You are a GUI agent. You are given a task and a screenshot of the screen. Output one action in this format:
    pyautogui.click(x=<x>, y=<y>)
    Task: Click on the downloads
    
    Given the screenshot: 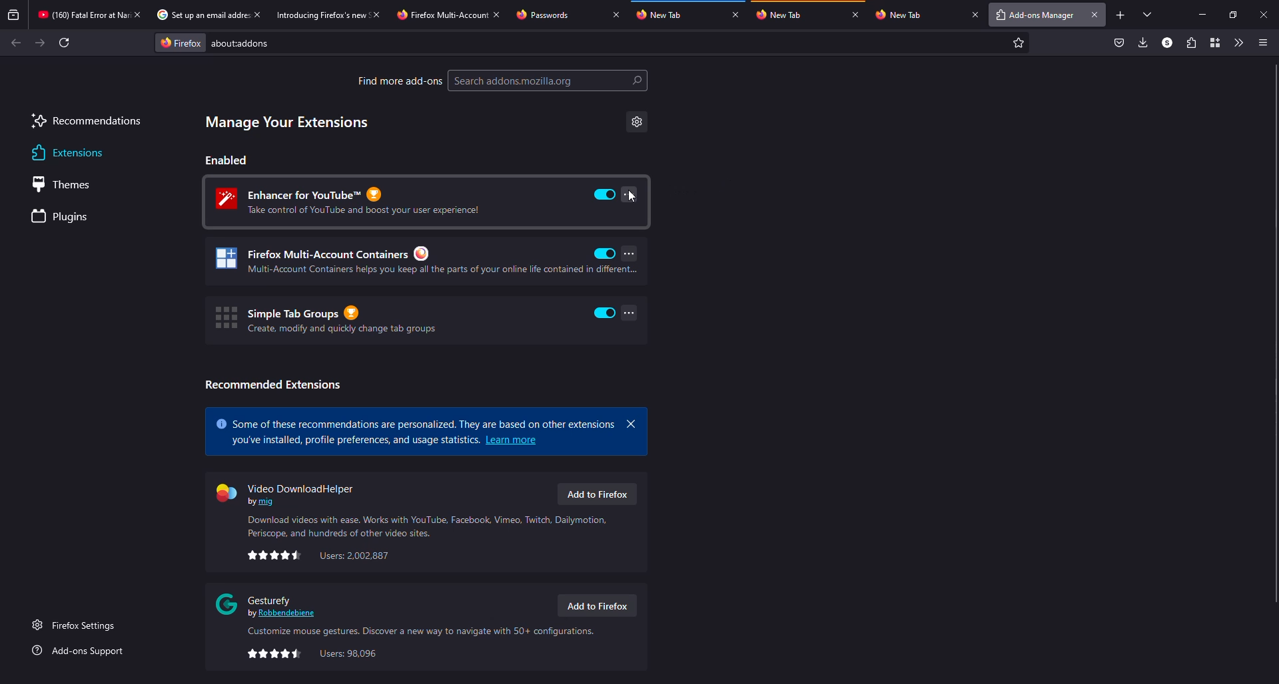 What is the action you would take?
    pyautogui.click(x=1142, y=42)
    